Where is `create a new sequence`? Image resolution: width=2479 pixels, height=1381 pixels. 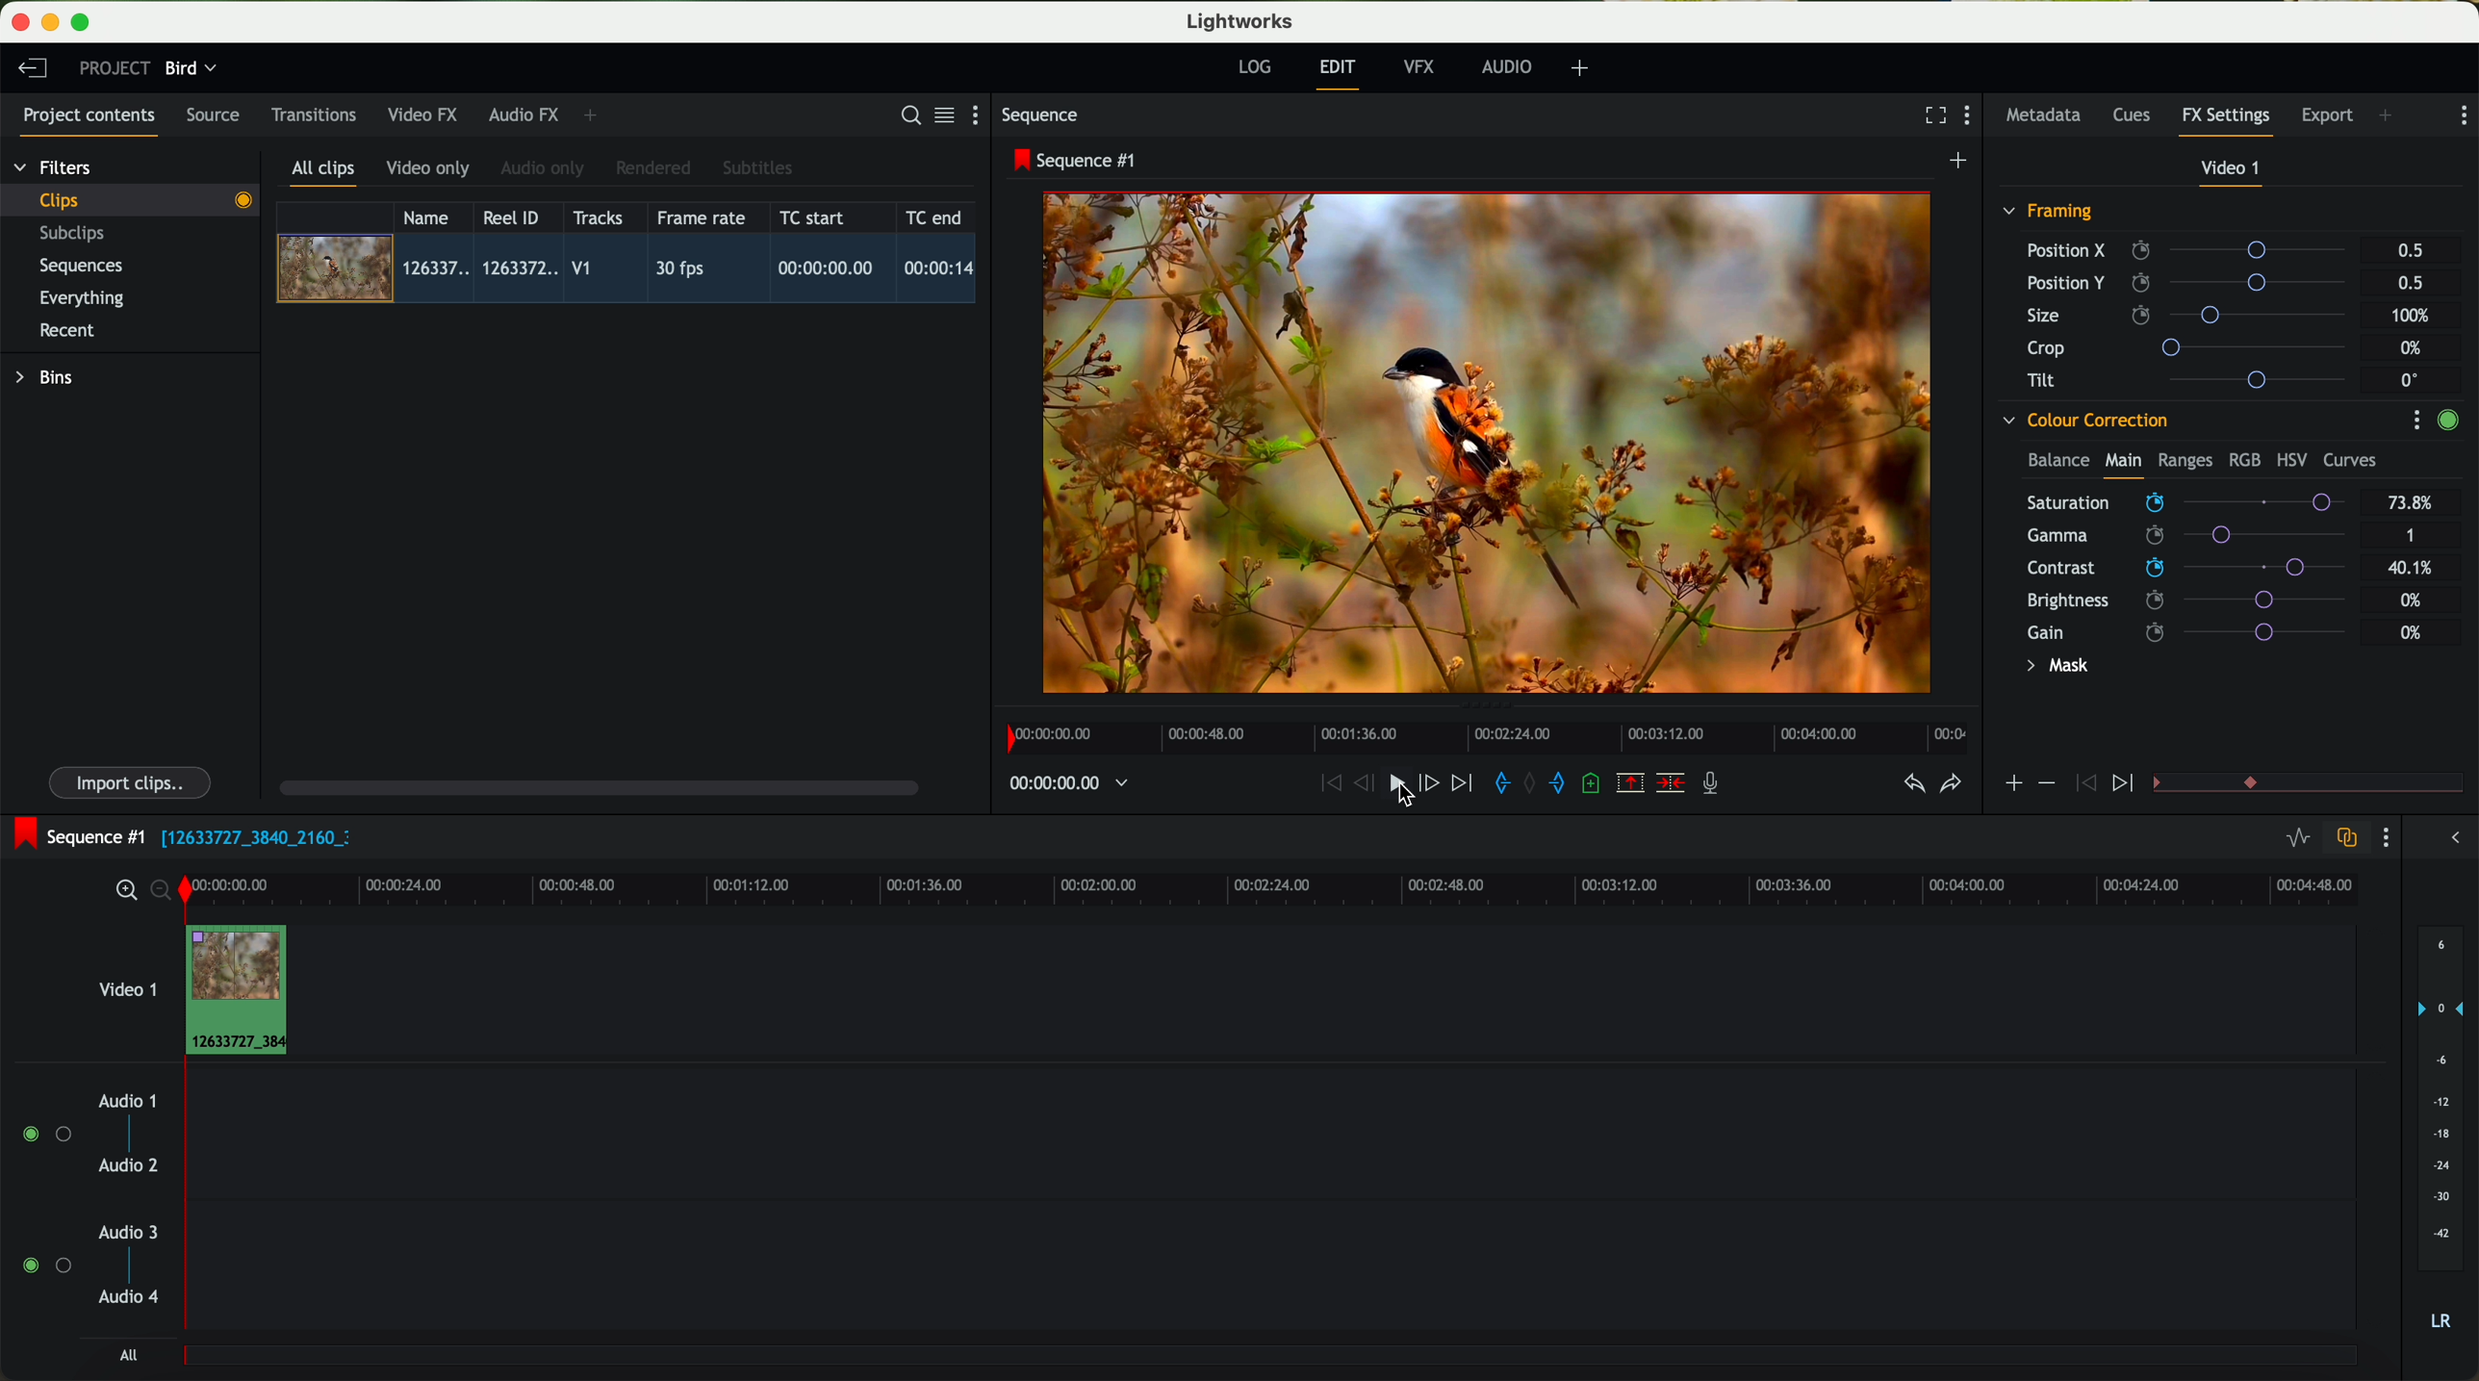
create a new sequence is located at coordinates (1961, 162).